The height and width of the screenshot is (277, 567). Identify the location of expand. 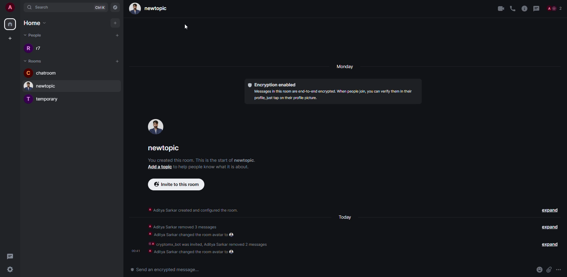
(550, 227).